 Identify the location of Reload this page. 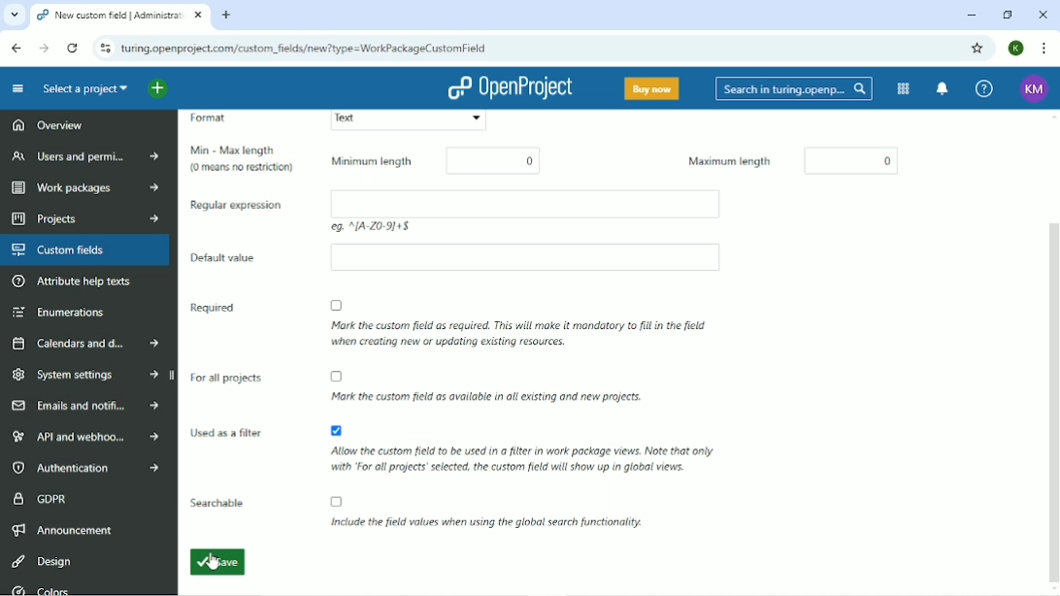
(74, 48).